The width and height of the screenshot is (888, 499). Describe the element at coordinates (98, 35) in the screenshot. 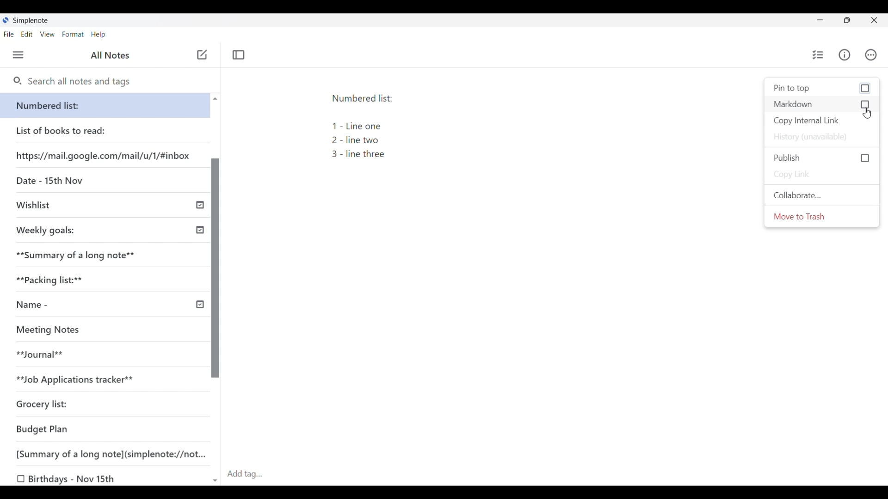

I see `Help menu` at that location.